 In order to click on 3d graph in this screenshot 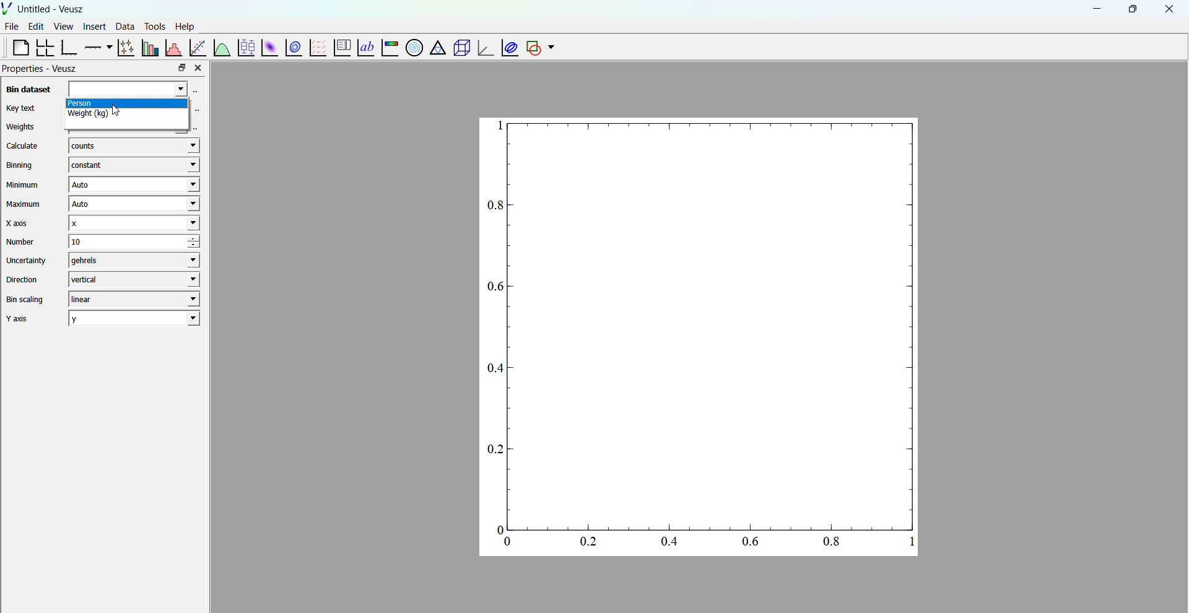, I will do `click(484, 49)`.